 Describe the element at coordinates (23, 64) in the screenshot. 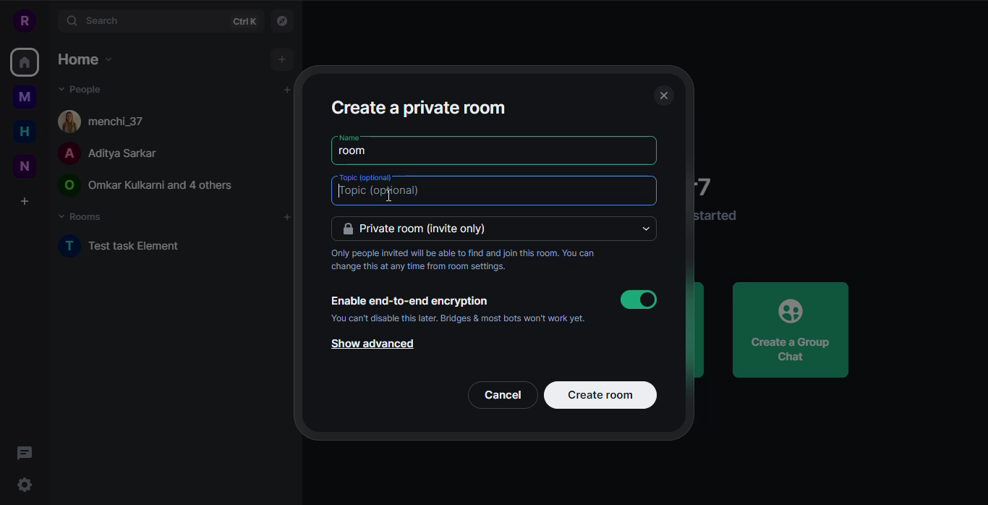

I see `home` at that location.